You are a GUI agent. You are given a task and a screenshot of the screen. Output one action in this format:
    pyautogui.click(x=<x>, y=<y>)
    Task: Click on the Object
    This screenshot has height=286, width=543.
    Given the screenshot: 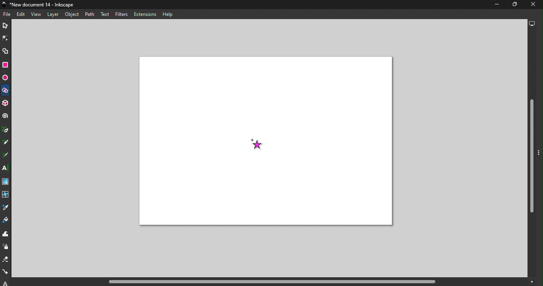 What is the action you would take?
    pyautogui.click(x=72, y=14)
    